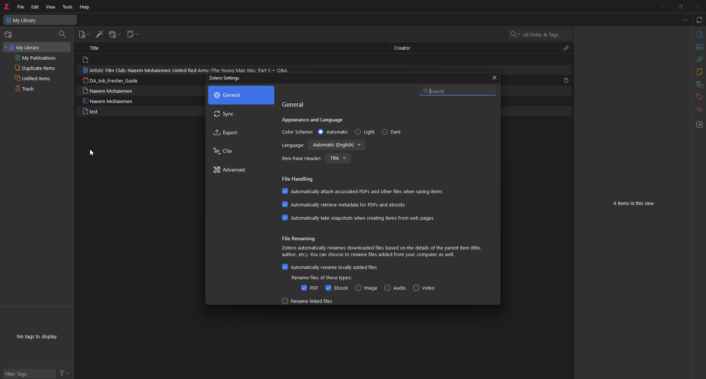  Describe the element at coordinates (302, 238) in the screenshot. I see `file renaming` at that location.